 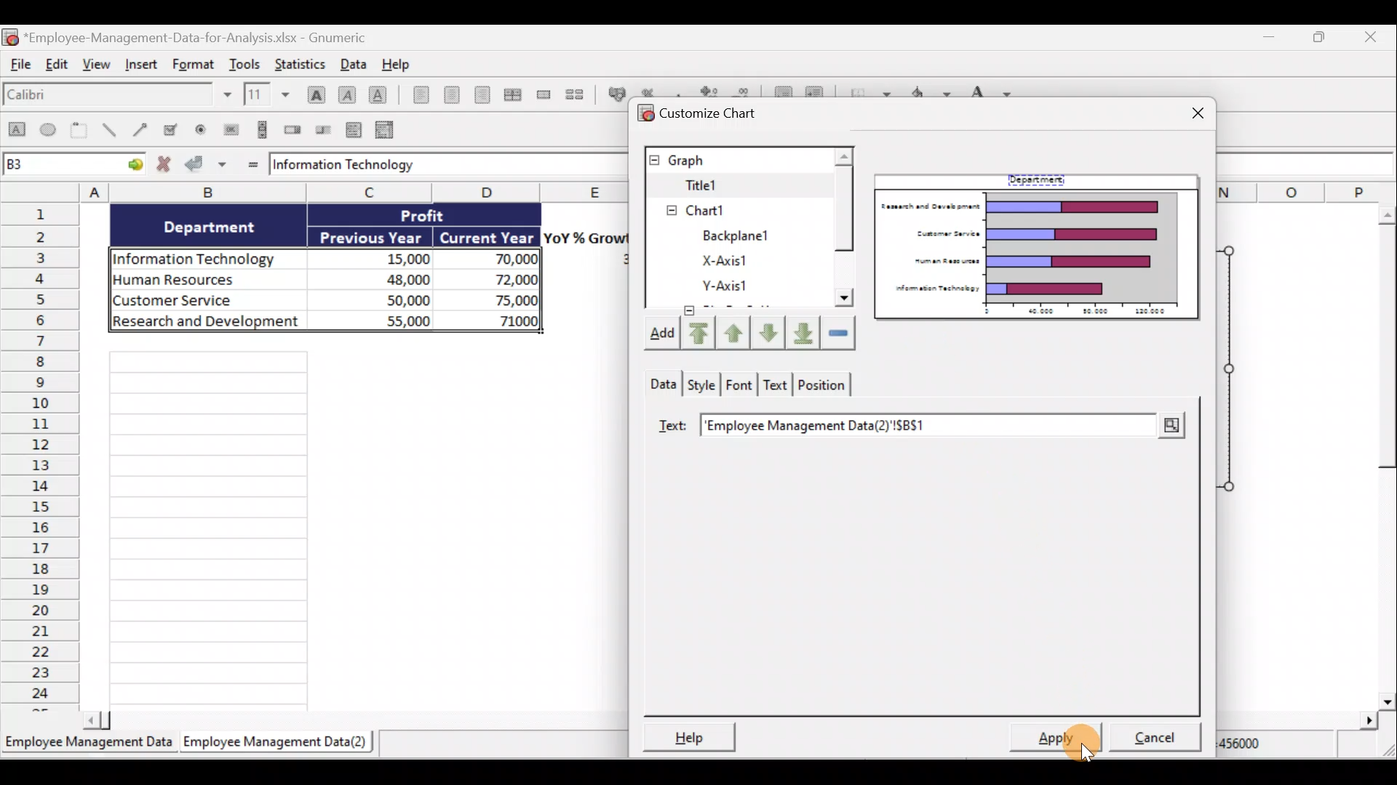 I want to click on Scroll bar, so click(x=349, y=720).